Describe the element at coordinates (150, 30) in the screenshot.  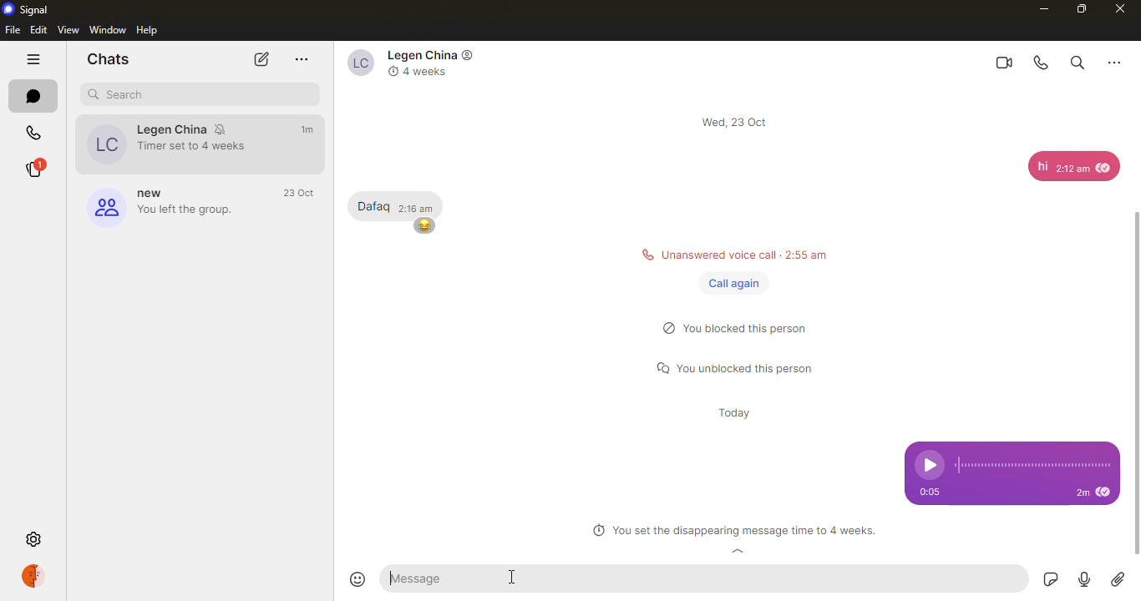
I see `help` at that location.